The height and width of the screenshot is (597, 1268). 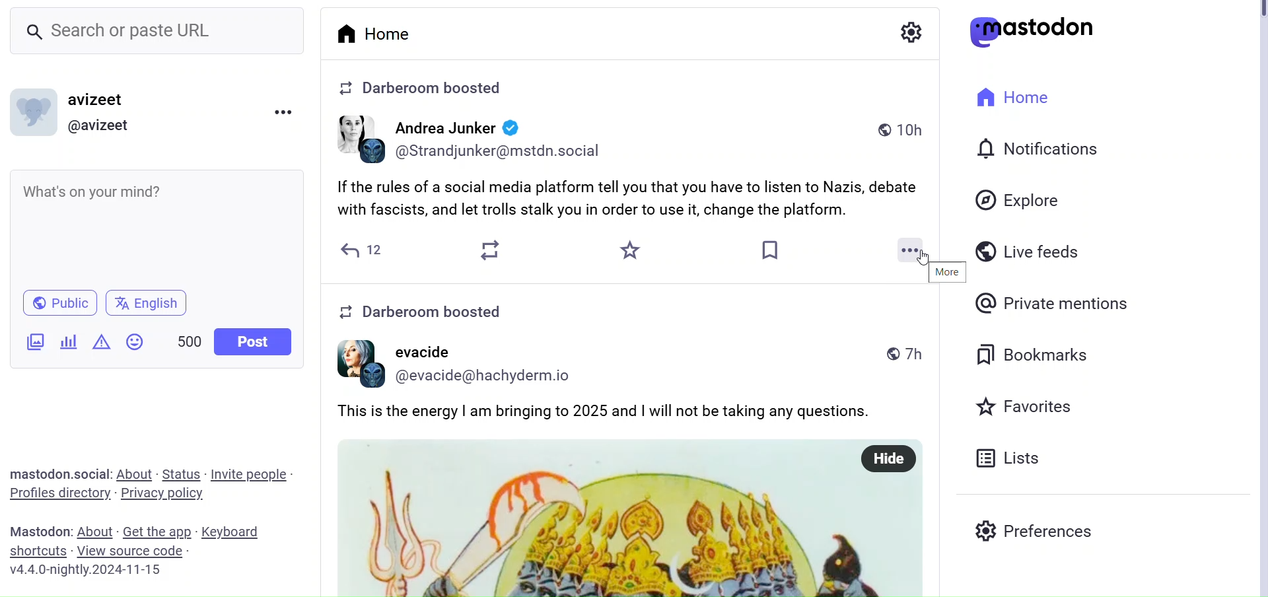 I want to click on profile image, so click(x=359, y=364).